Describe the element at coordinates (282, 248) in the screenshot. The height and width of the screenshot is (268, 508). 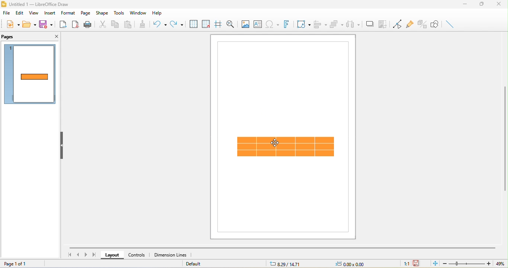
I see `horizontal scroll bar` at that location.